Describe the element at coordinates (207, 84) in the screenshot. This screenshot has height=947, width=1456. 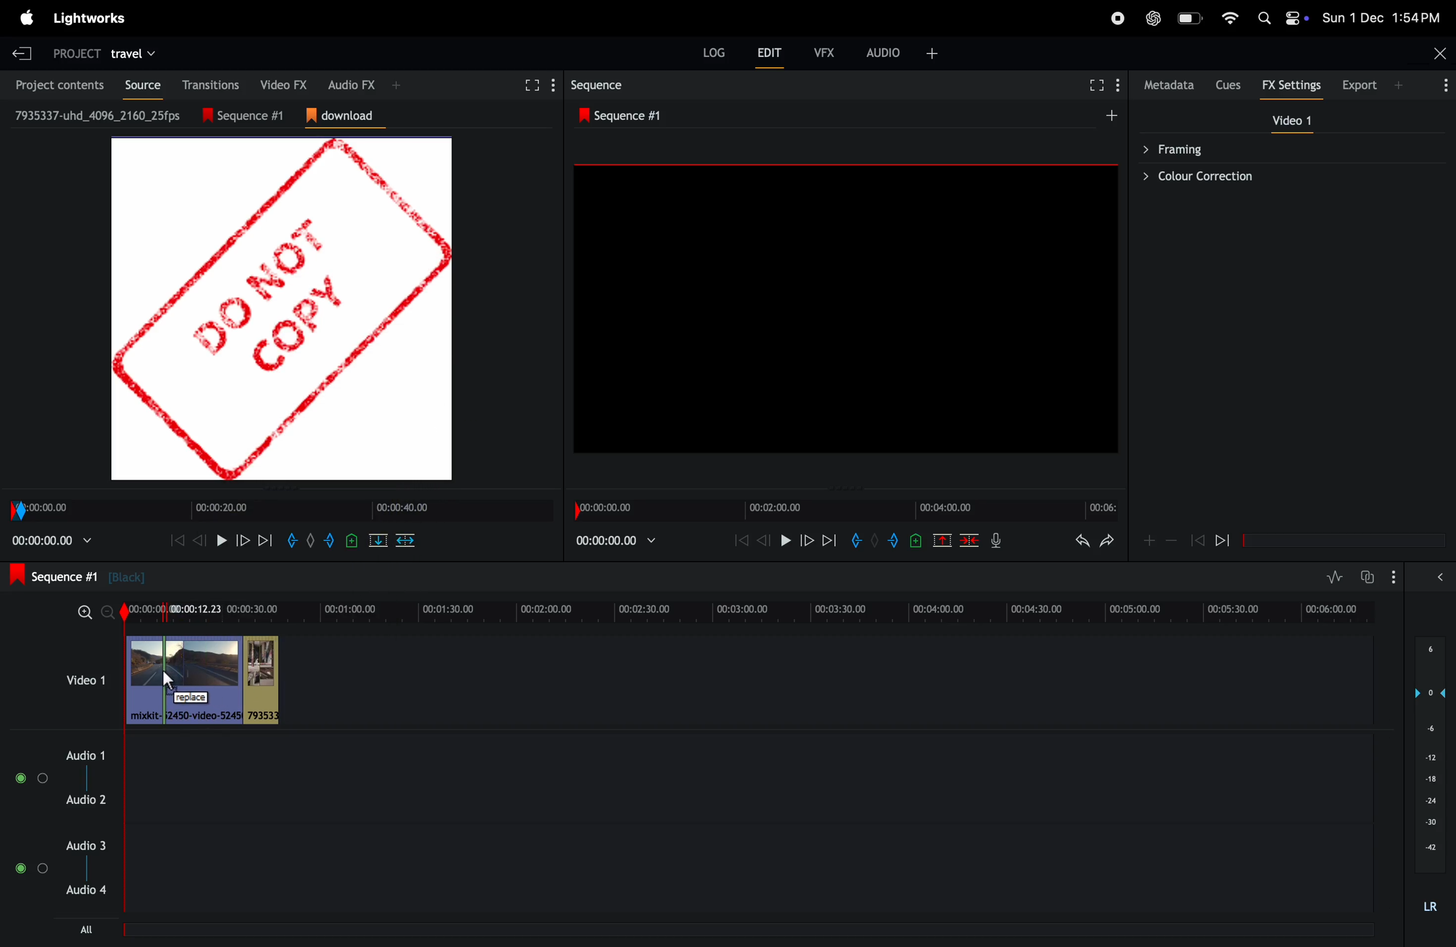
I see `transitions` at that location.